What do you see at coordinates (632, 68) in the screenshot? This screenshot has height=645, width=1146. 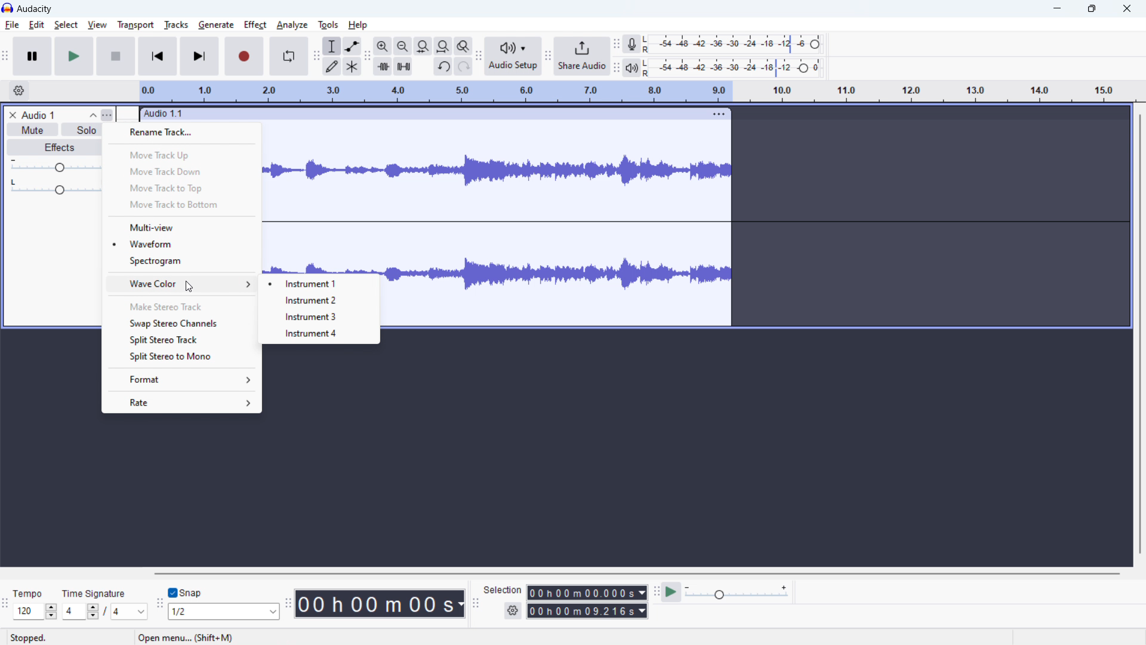 I see `playback meter` at bounding box center [632, 68].